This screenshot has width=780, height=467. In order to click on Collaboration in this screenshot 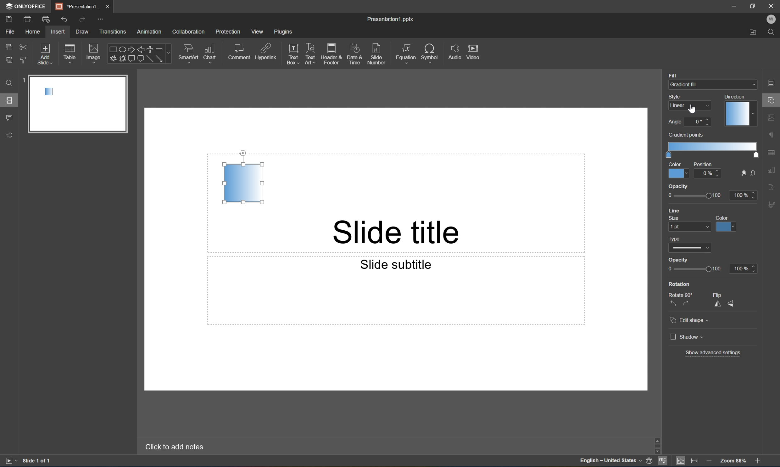, I will do `click(190, 32)`.